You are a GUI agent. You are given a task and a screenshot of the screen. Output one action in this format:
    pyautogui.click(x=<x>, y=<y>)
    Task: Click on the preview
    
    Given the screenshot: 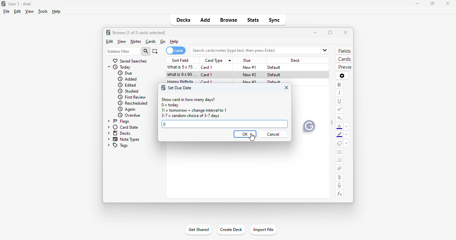 What is the action you would take?
    pyautogui.click(x=344, y=67)
    